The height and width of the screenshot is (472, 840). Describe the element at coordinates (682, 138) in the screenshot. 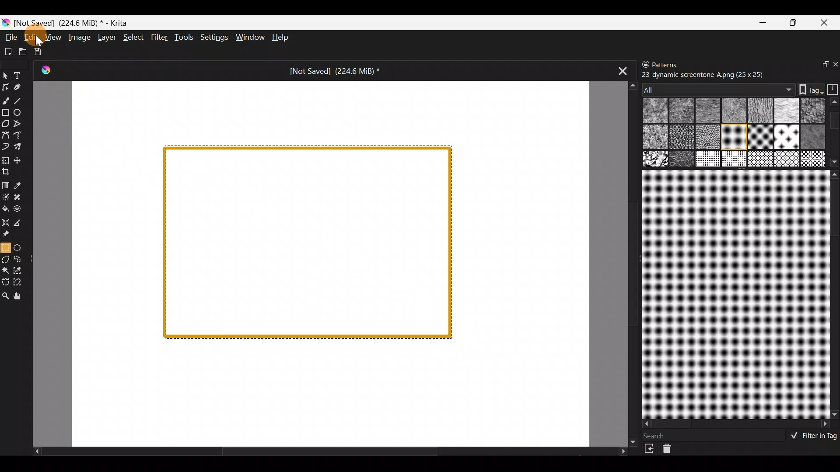

I see `09 drawed_crosshatched.png` at that location.